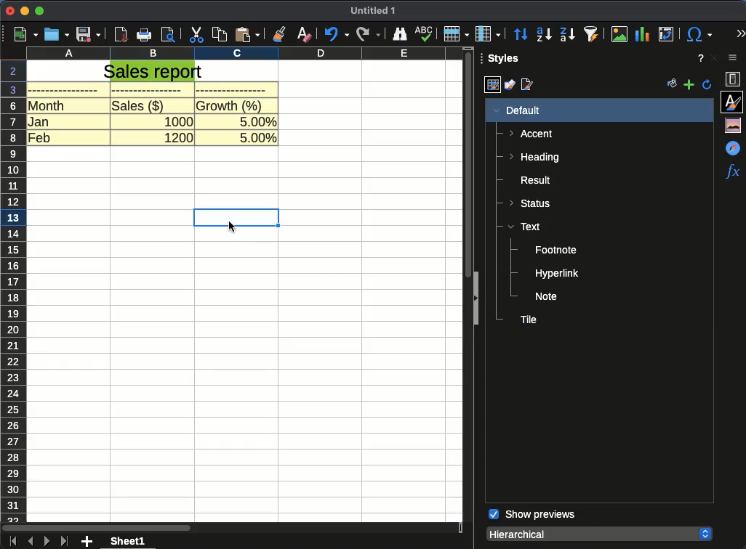  Describe the element at coordinates (9, 12) in the screenshot. I see `close` at that location.